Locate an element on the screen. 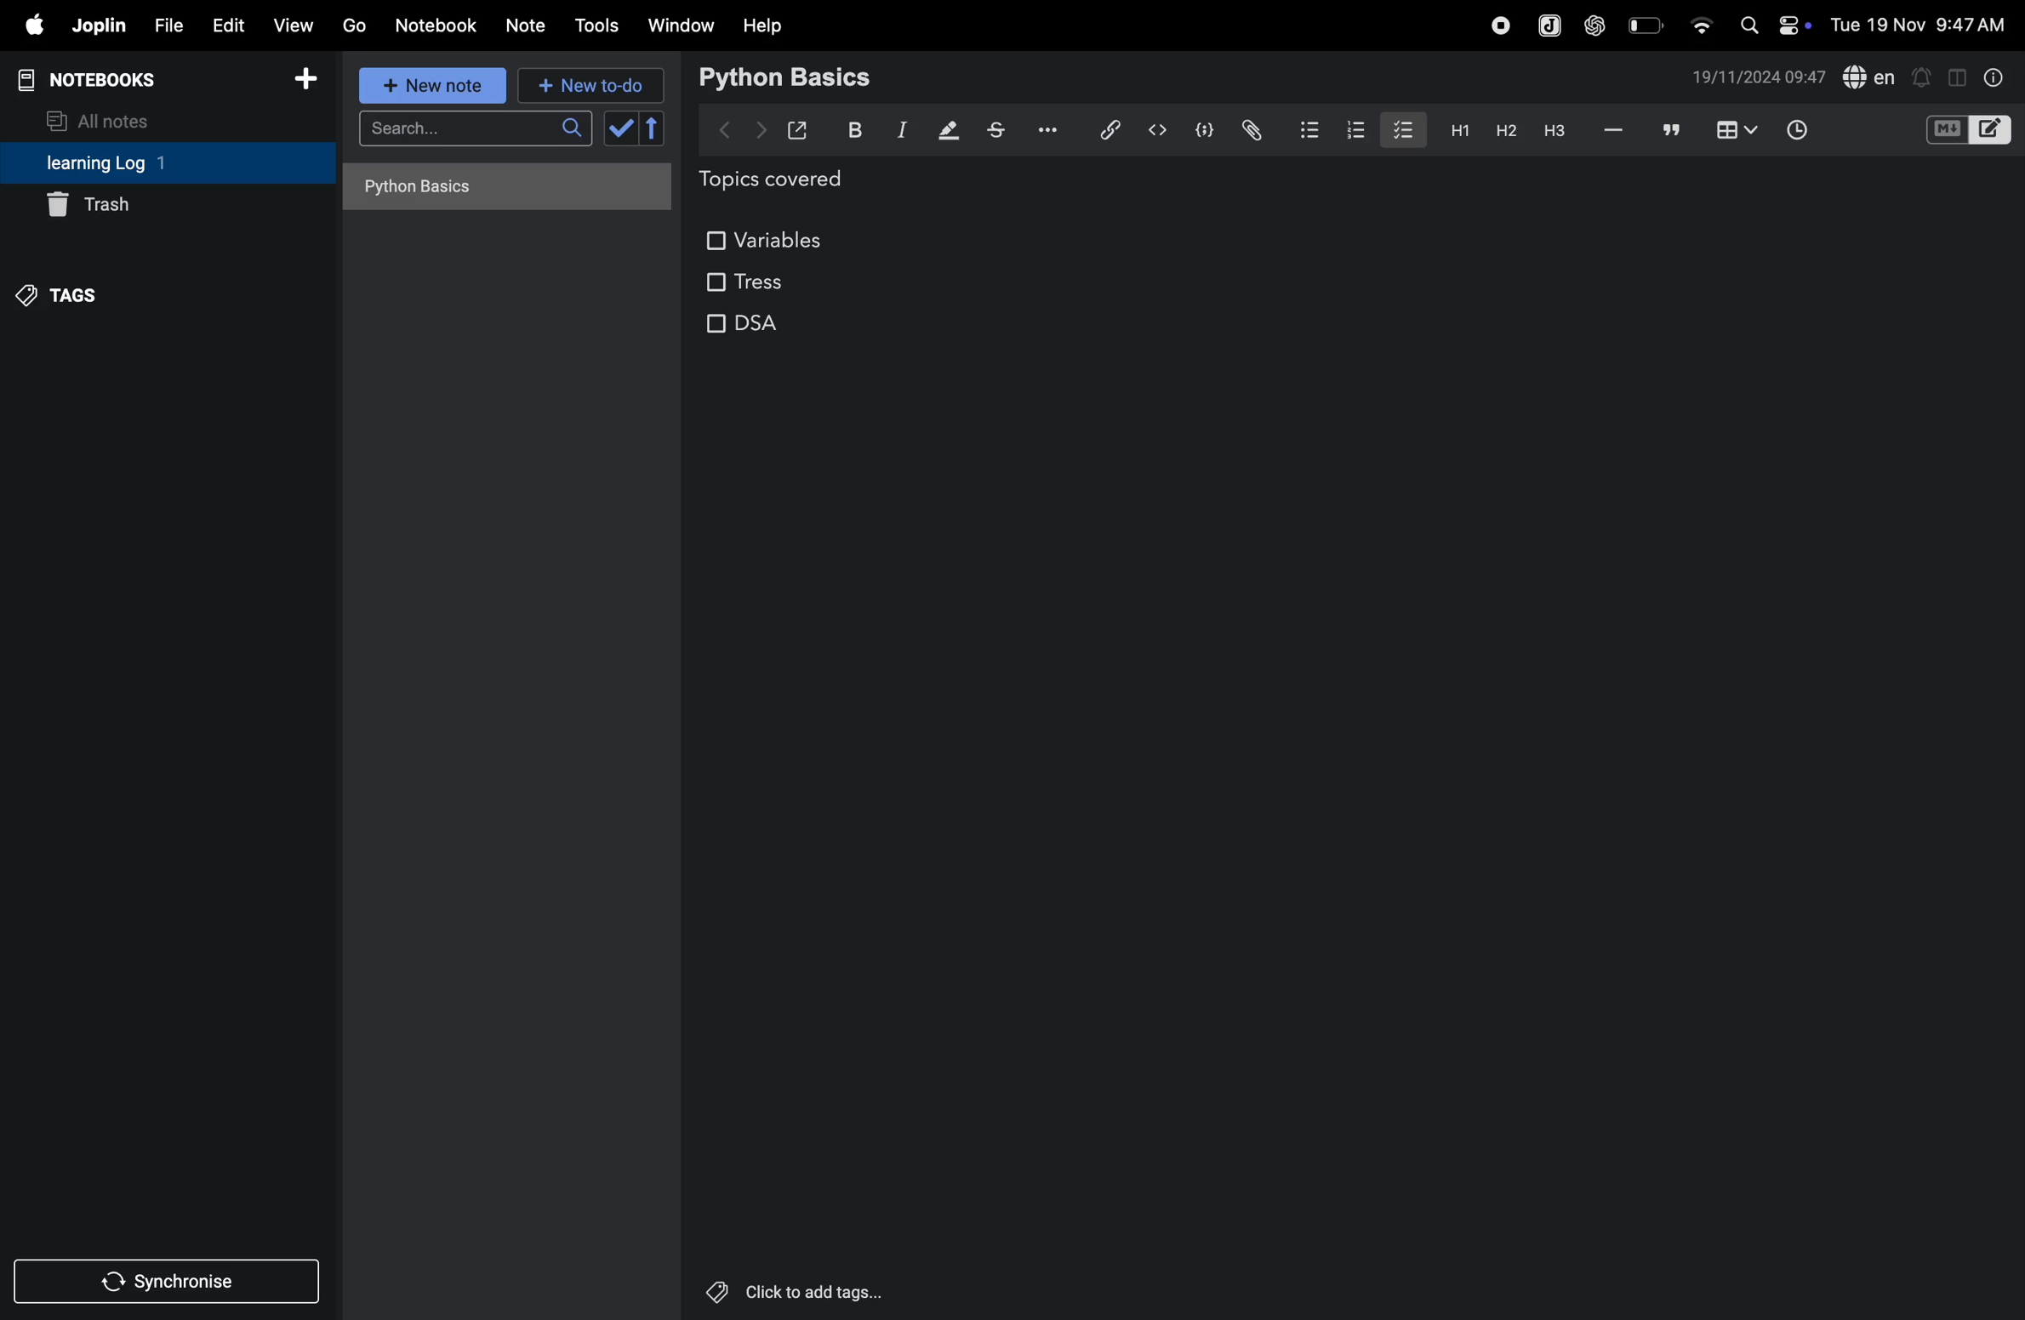 This screenshot has height=1320, width=2025. bold is located at coordinates (851, 130).